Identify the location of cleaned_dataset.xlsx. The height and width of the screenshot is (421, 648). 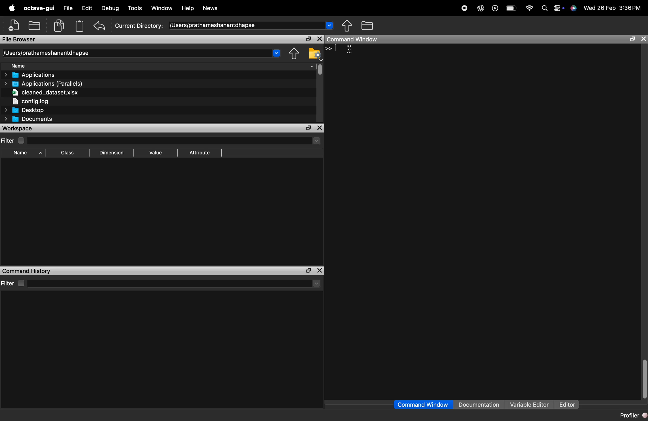
(45, 92).